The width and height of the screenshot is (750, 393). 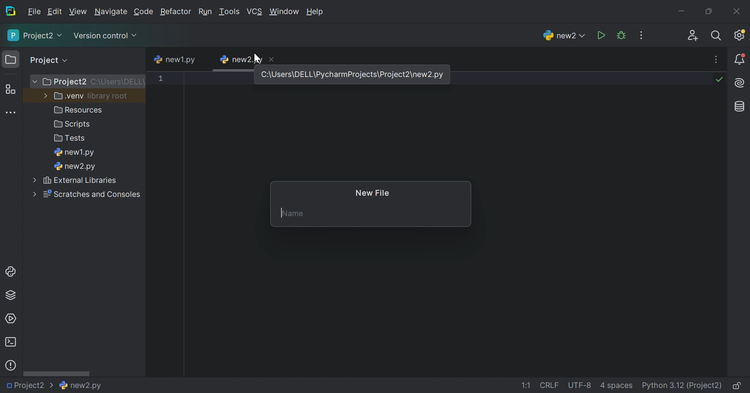 What do you see at coordinates (721, 79) in the screenshot?
I see `No problems` at bounding box center [721, 79].